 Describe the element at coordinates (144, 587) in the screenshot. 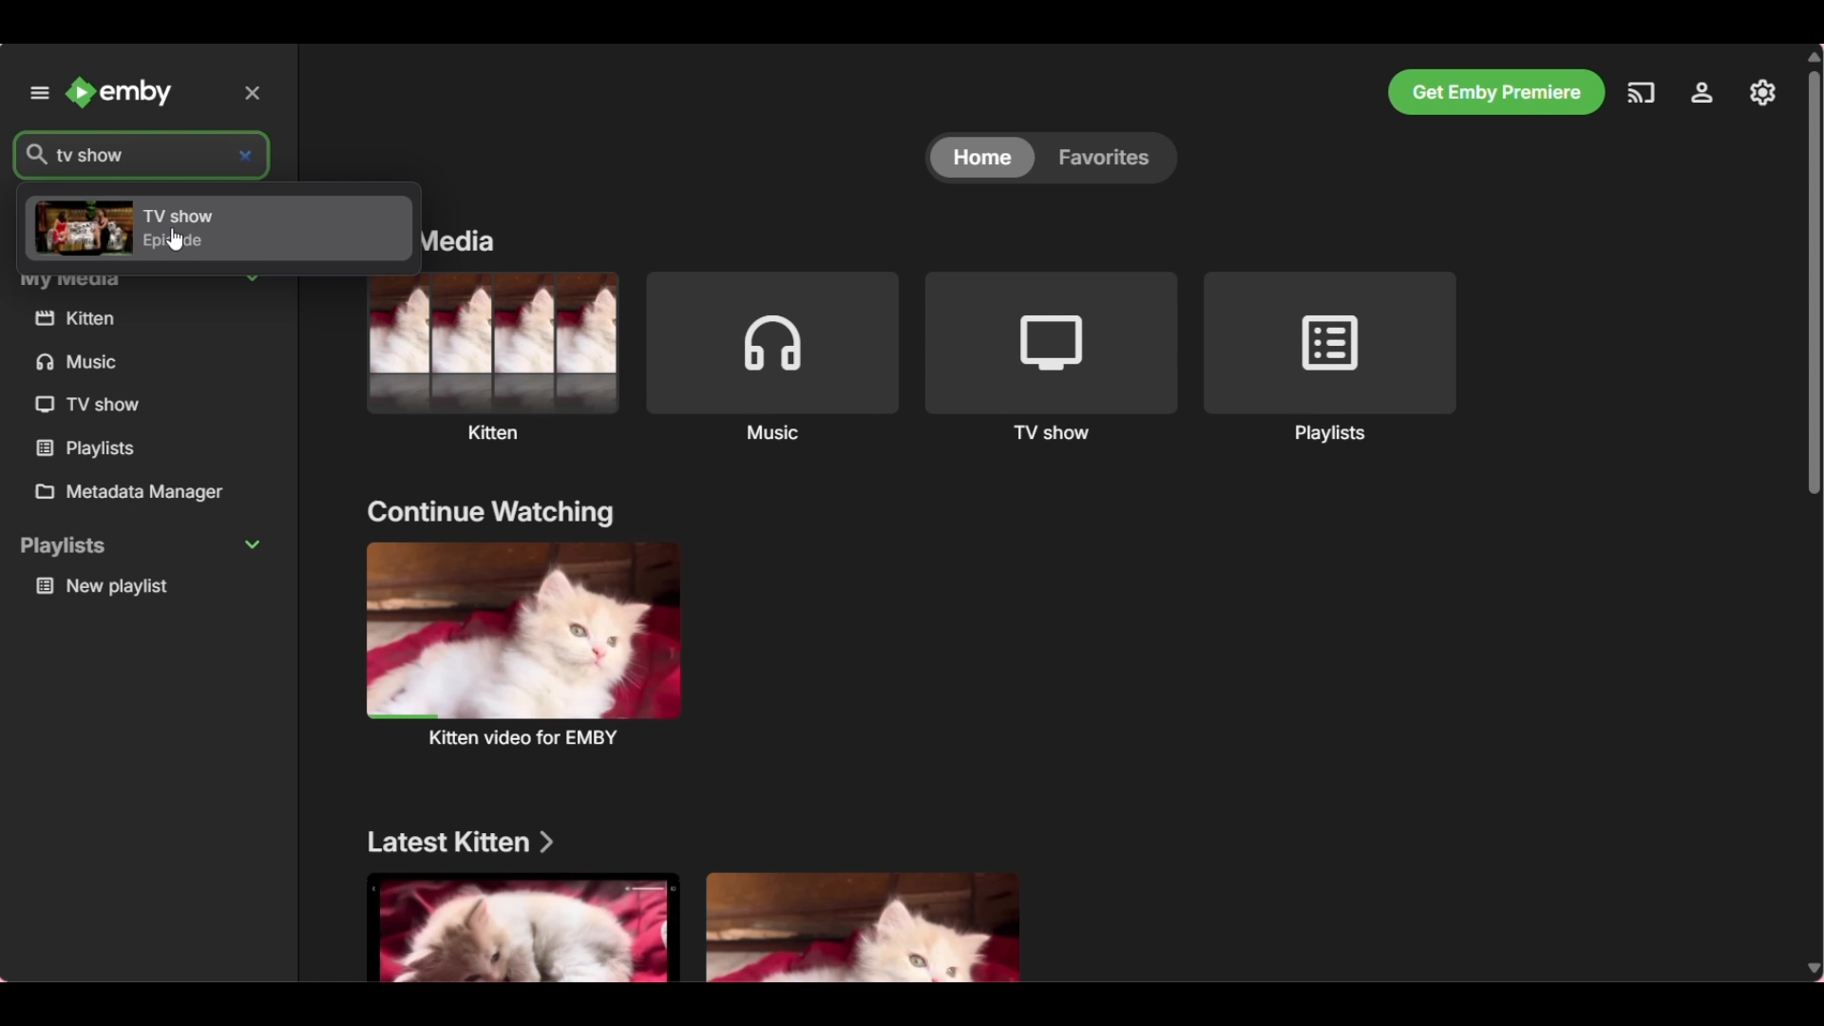

I see `new playlist` at that location.